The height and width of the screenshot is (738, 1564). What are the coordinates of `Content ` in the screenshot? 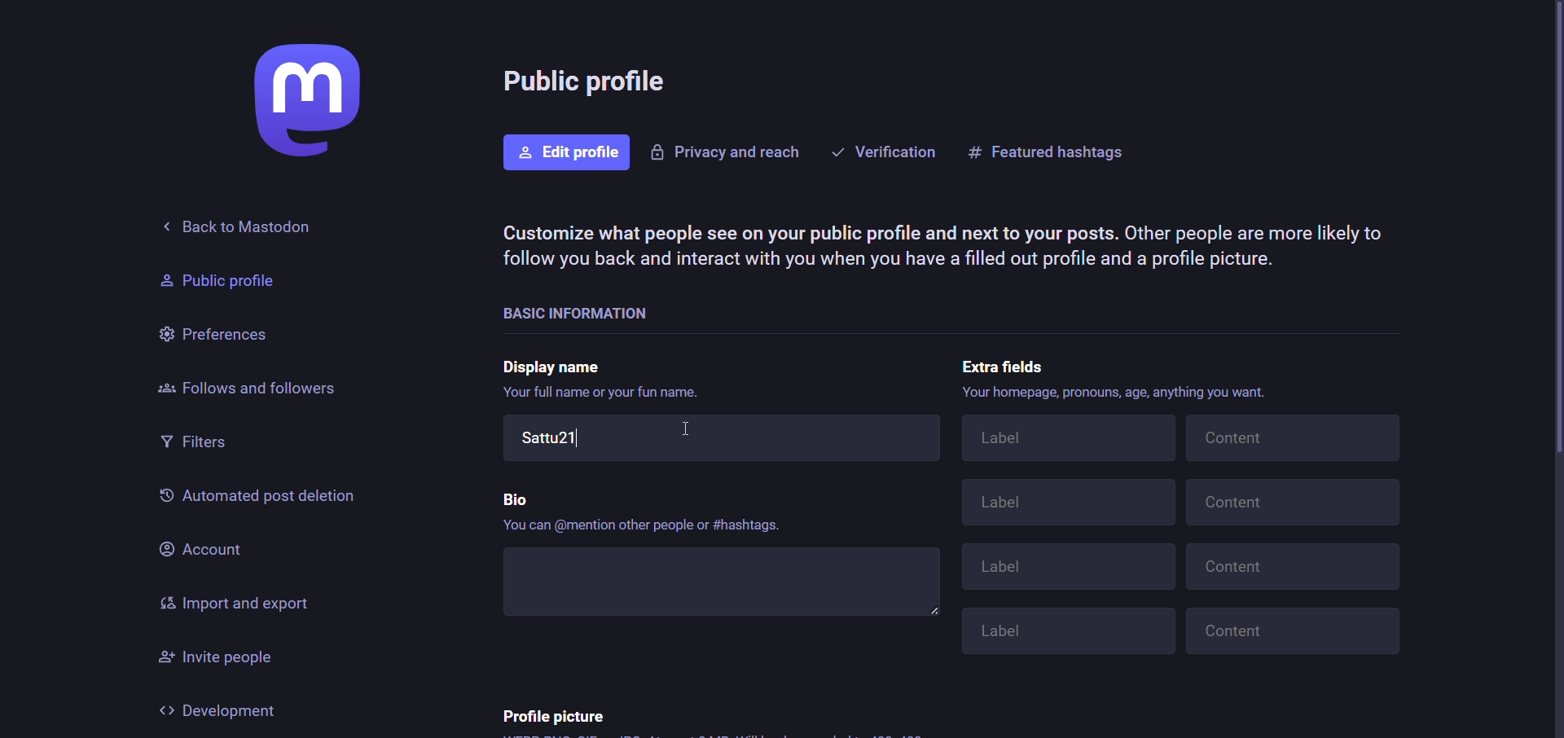 It's located at (1289, 634).